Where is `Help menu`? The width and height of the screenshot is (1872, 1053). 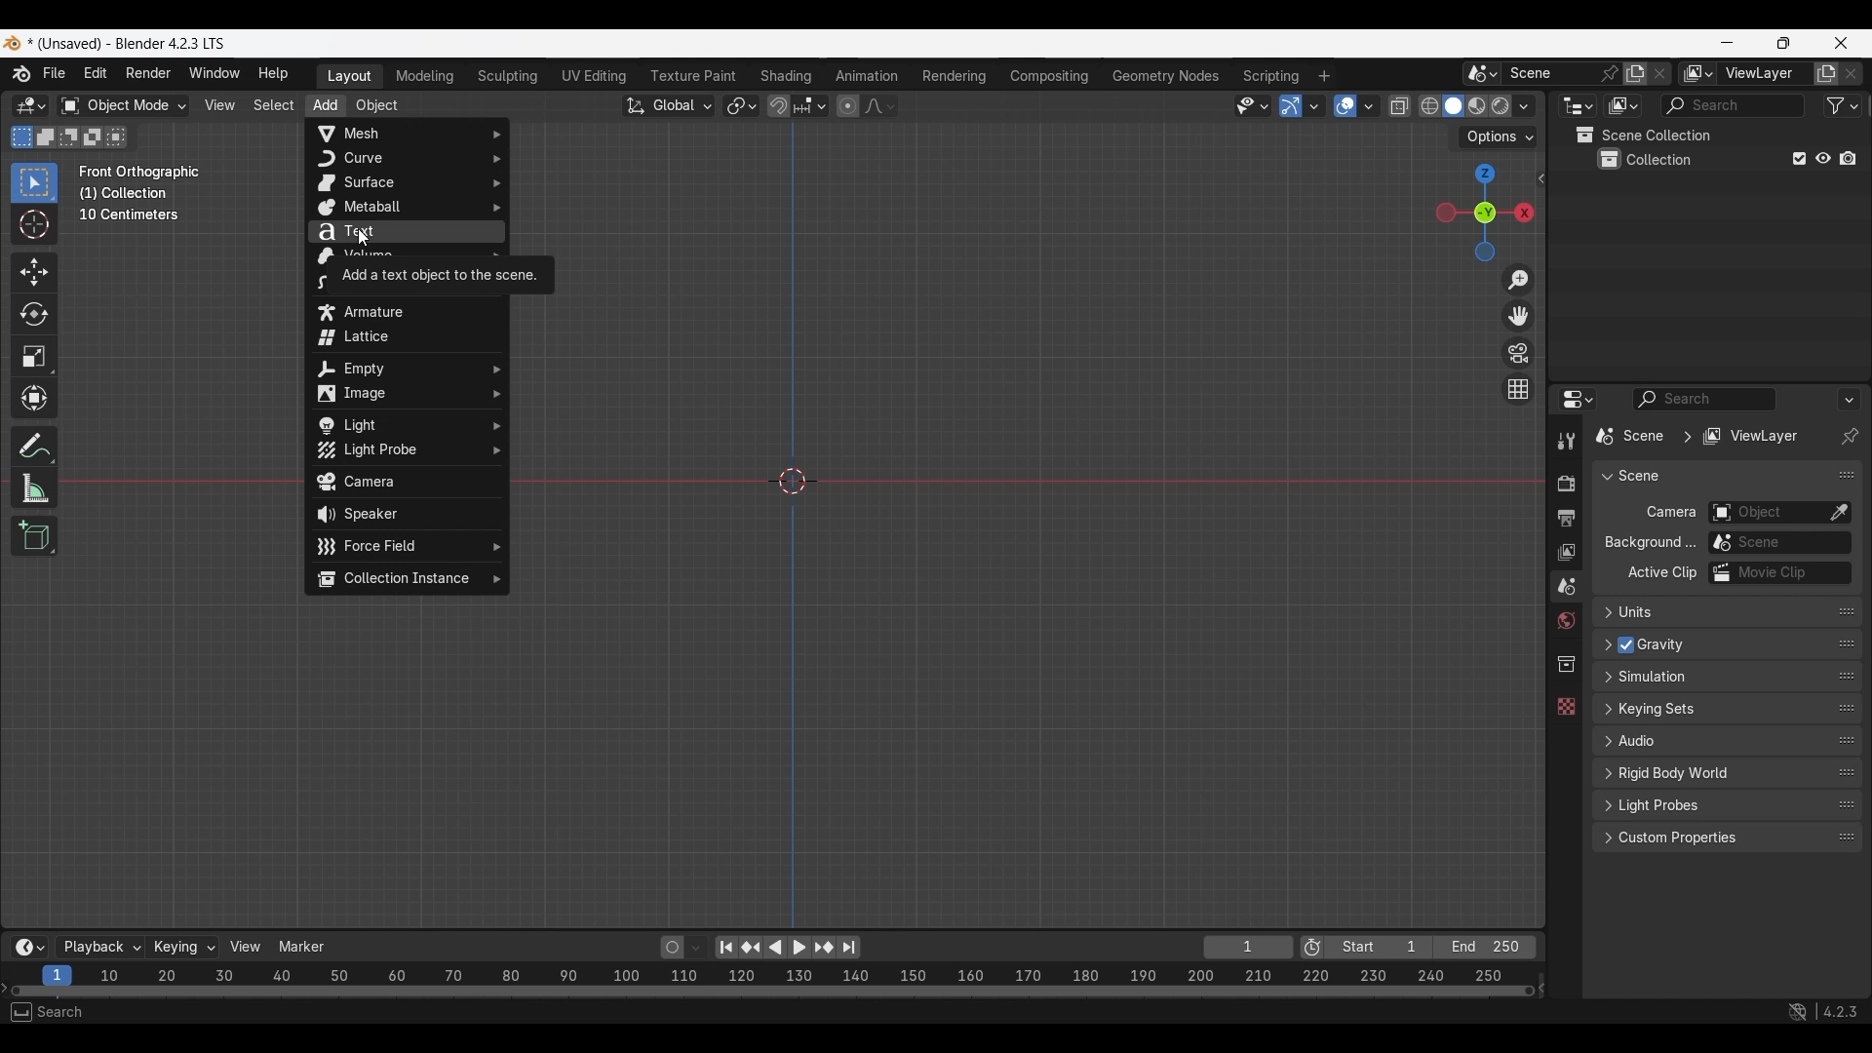
Help menu is located at coordinates (271, 74).